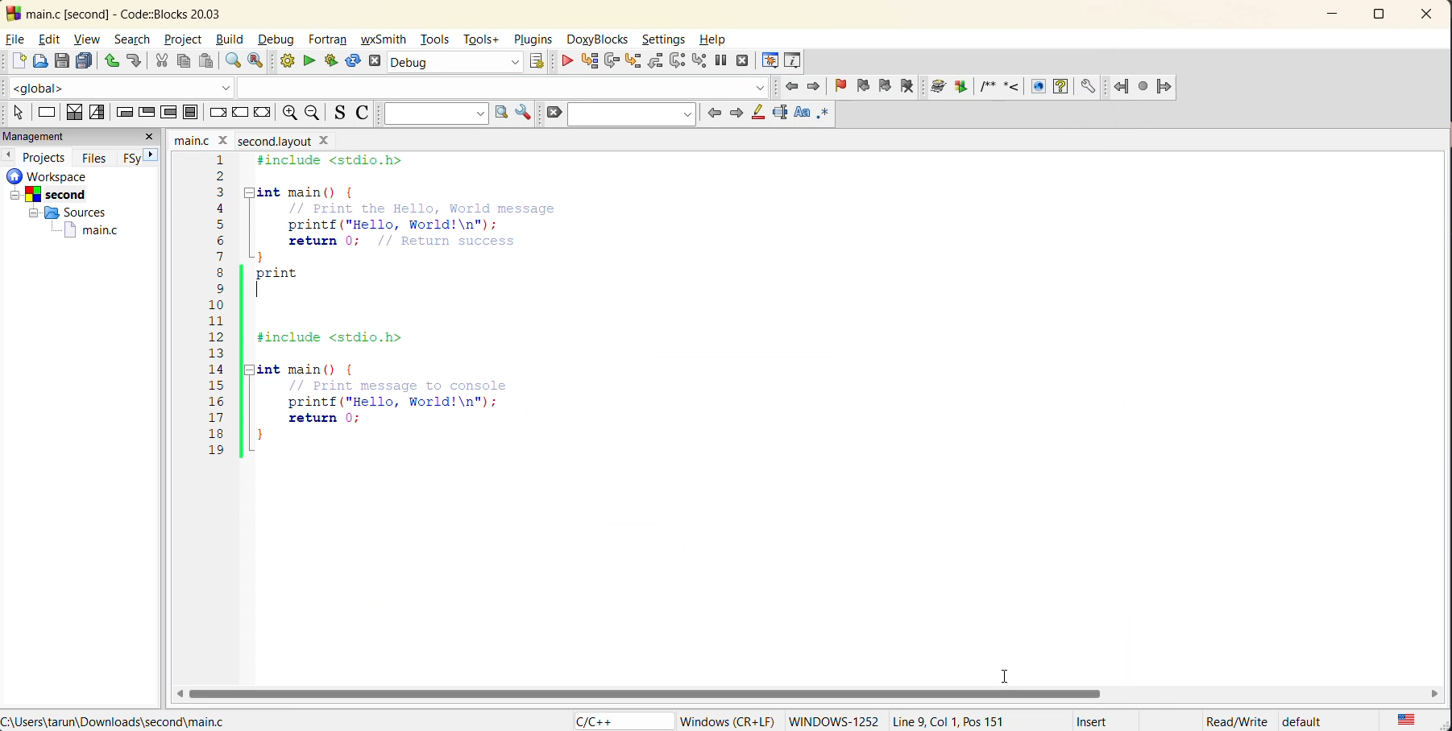 This screenshot has width=1452, height=731. What do you see at coordinates (151, 136) in the screenshot?
I see `close` at bounding box center [151, 136].